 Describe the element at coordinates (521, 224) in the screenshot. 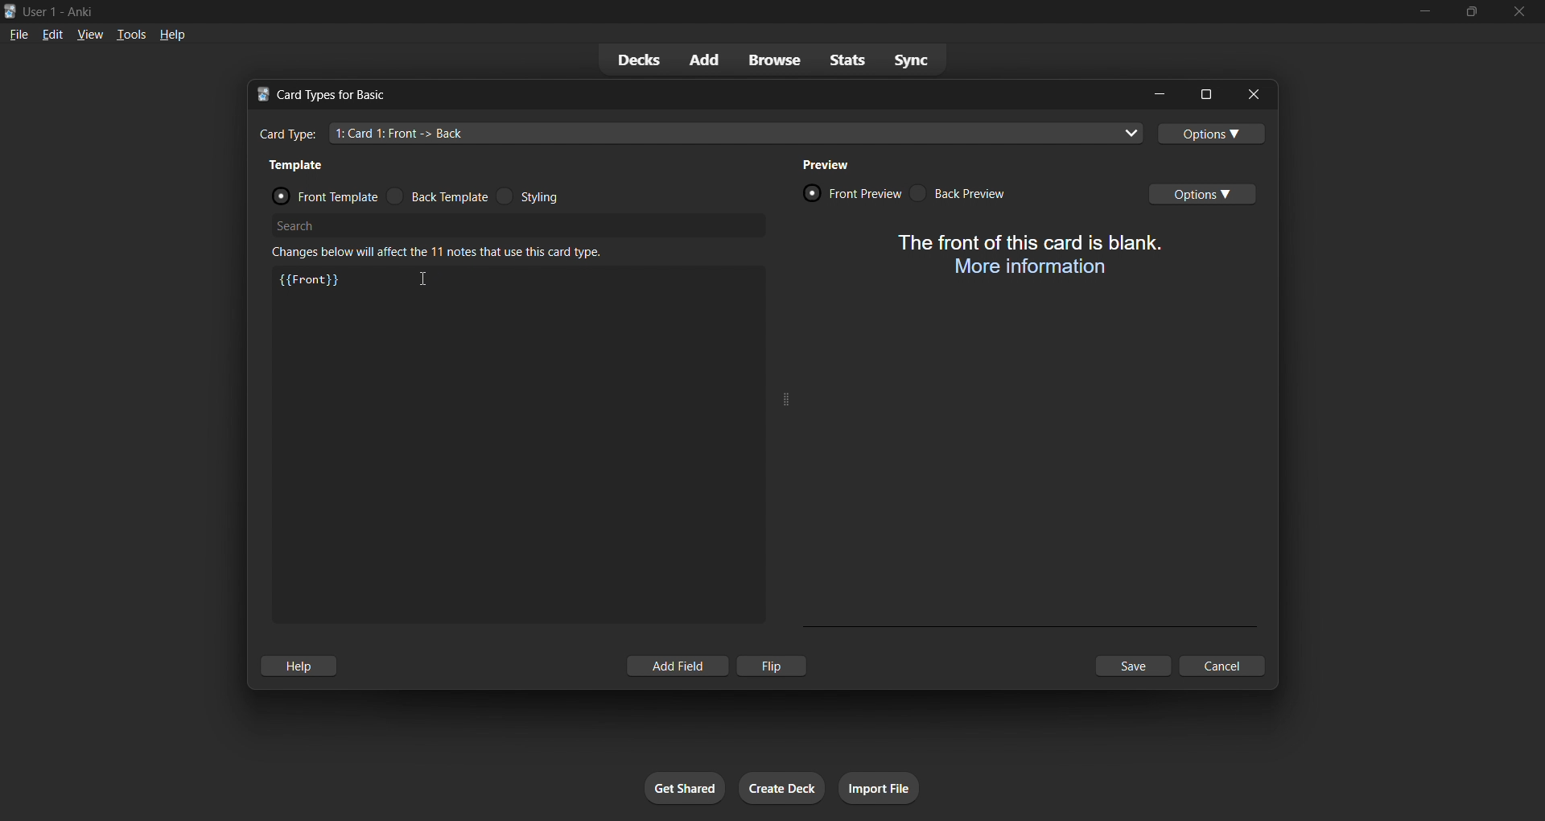

I see `search bar` at that location.